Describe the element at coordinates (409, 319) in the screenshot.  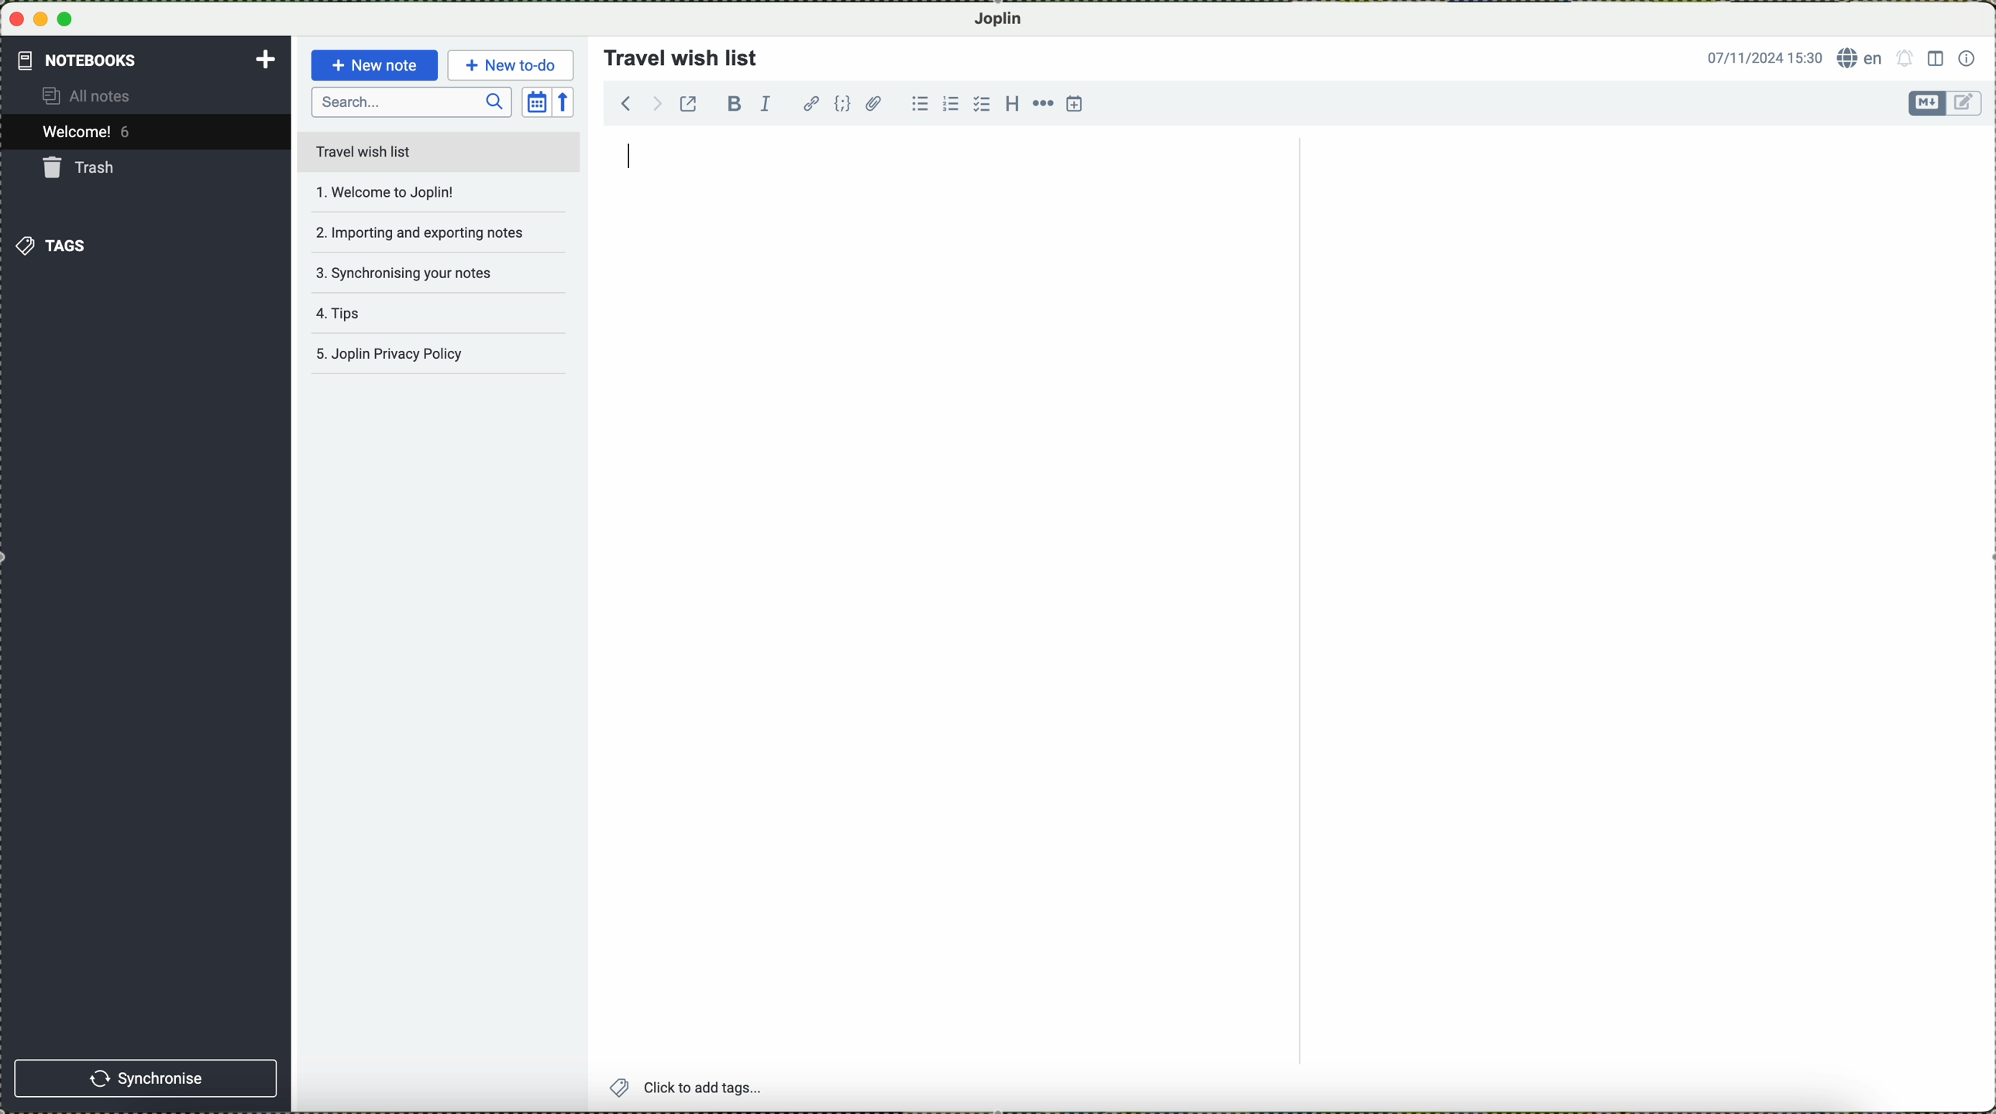
I see `tips` at that location.